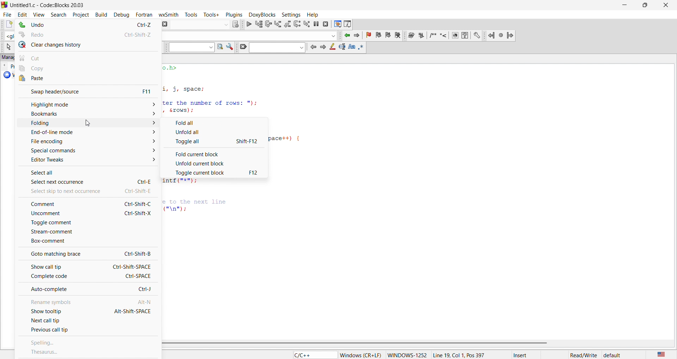  Describe the element at coordinates (215, 153) in the screenshot. I see `fold current block` at that location.